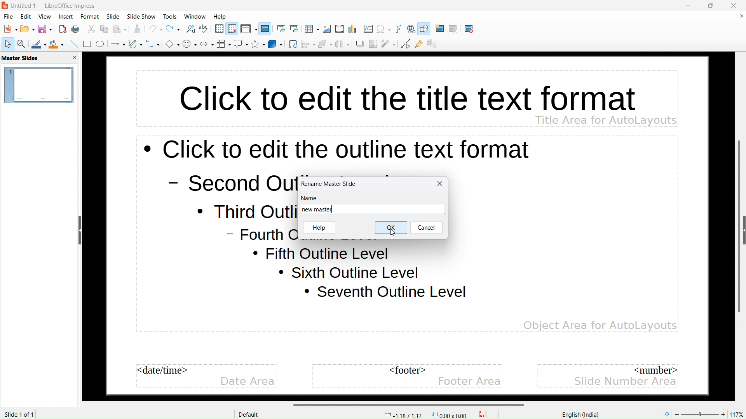 The height and width of the screenshot is (419, 746). Describe the element at coordinates (450, 415) in the screenshot. I see `dimensions` at that location.